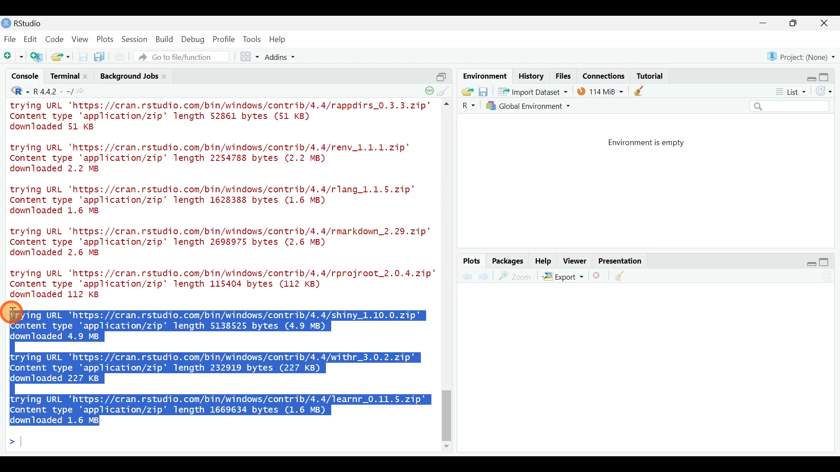 Image resolution: width=840 pixels, height=472 pixels. I want to click on maximize, so click(828, 262).